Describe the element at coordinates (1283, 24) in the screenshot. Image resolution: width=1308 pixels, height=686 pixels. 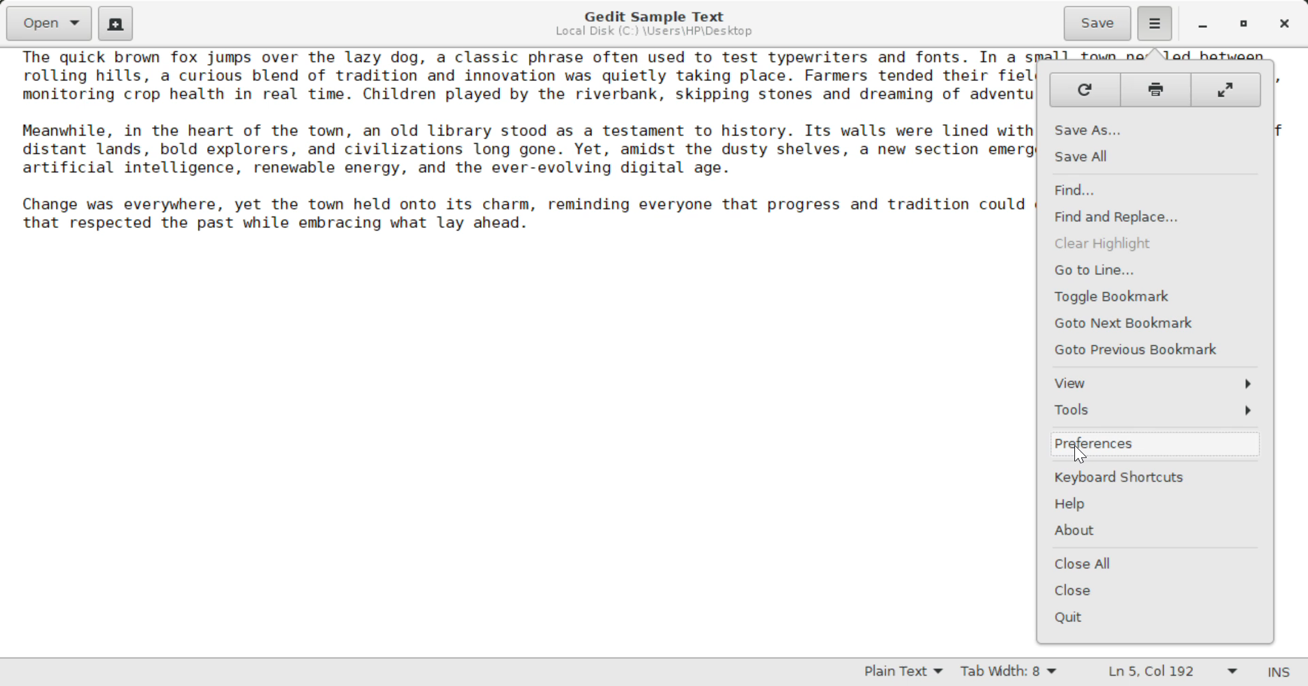
I see `Close Window` at that location.